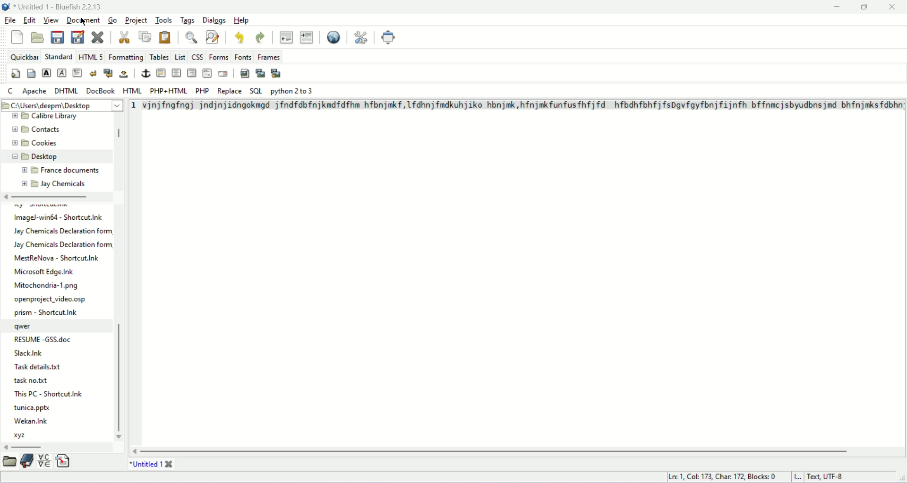  What do you see at coordinates (44, 338) in the screenshot?
I see `RESUME -GSS.doc` at bounding box center [44, 338].